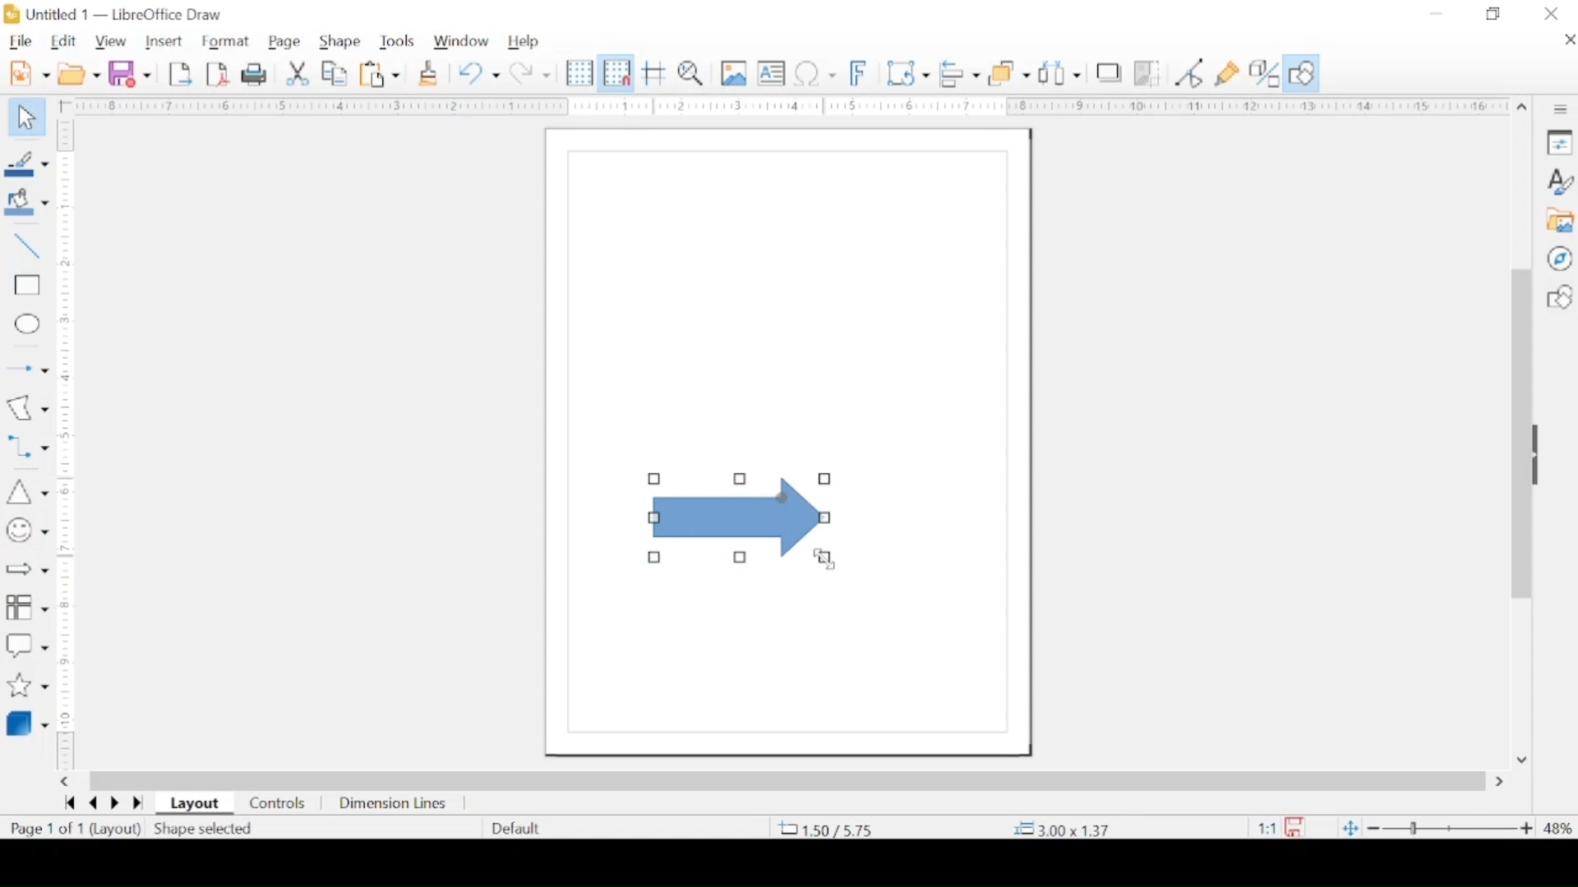 The image size is (1578, 887). Describe the element at coordinates (1568, 39) in the screenshot. I see `close` at that location.